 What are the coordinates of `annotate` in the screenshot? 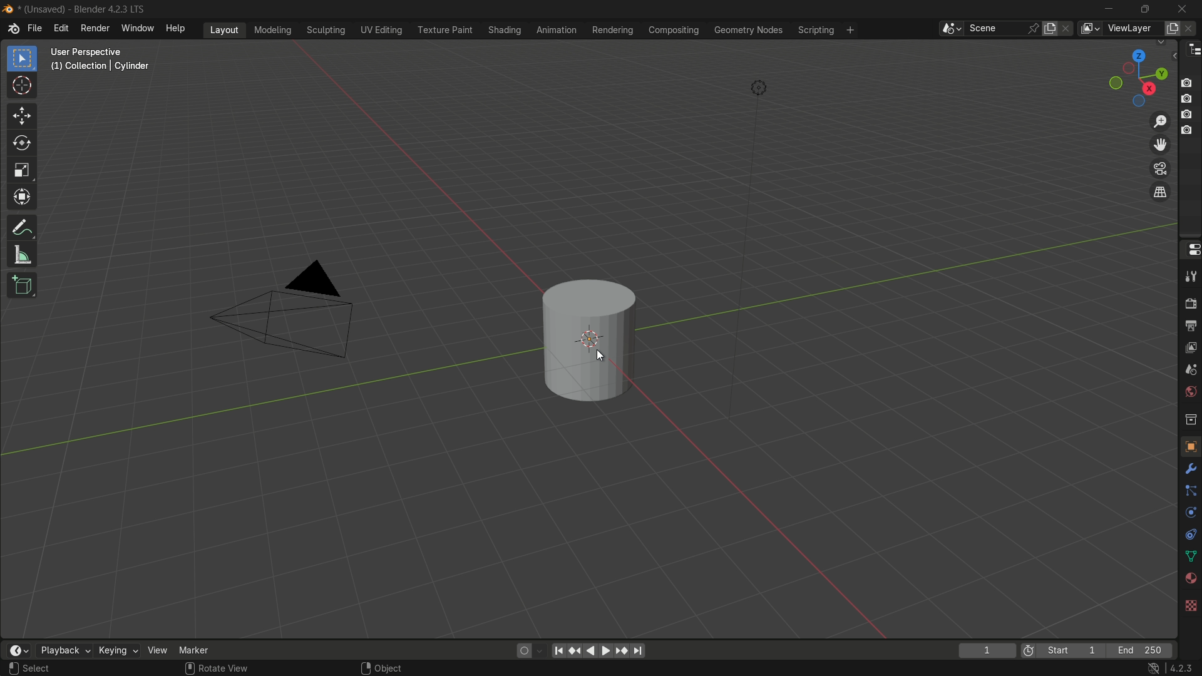 It's located at (21, 228).